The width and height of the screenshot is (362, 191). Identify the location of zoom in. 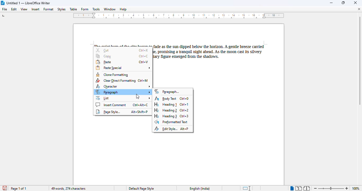
(347, 188).